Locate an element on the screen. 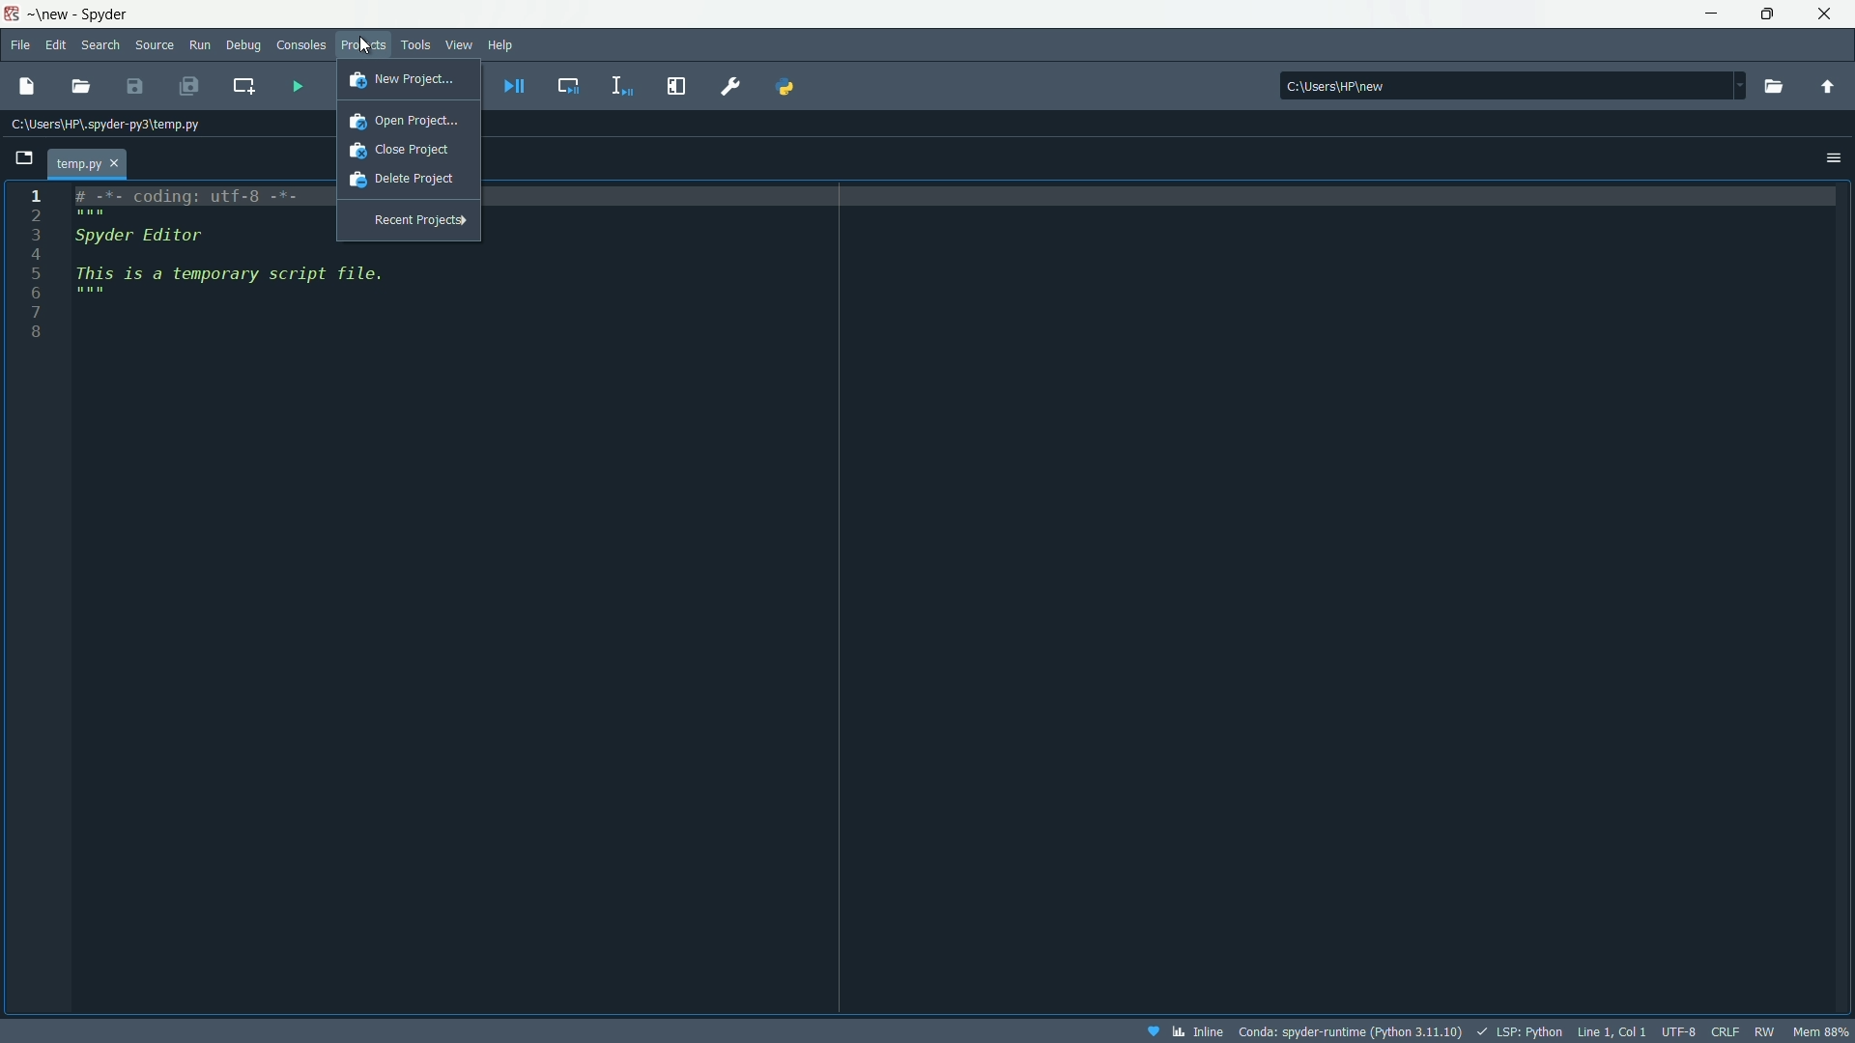 This screenshot has height=1043, width=1855. Open file  is located at coordinates (78, 87).